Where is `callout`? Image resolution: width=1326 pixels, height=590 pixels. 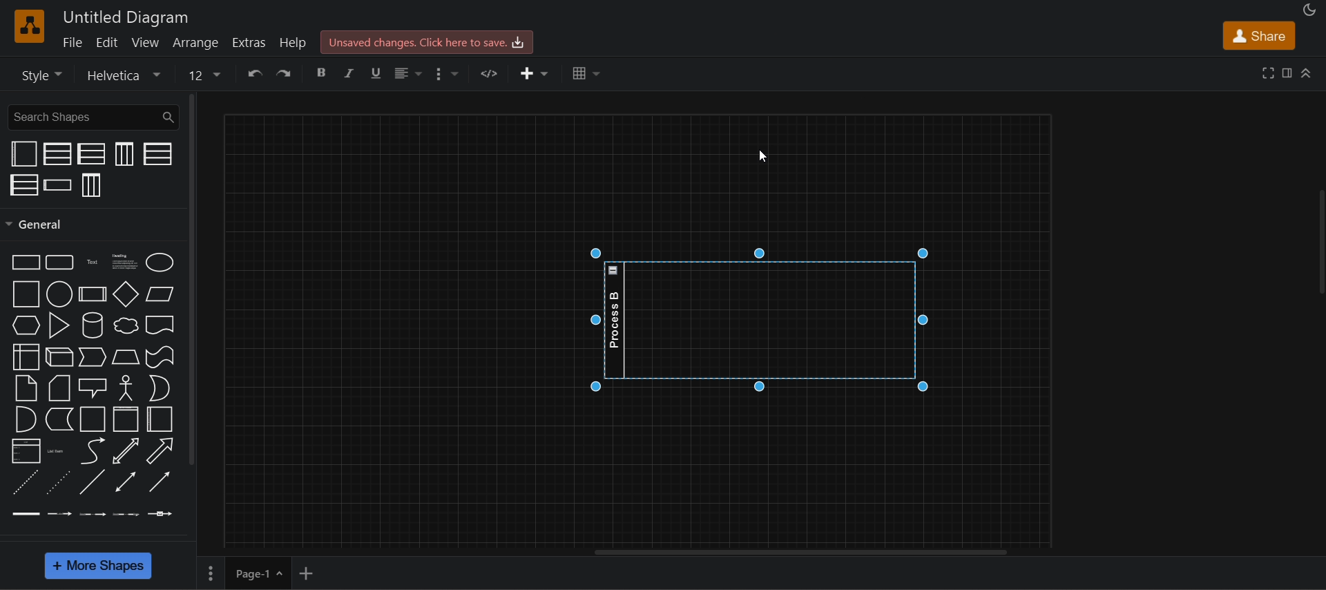 callout is located at coordinates (93, 388).